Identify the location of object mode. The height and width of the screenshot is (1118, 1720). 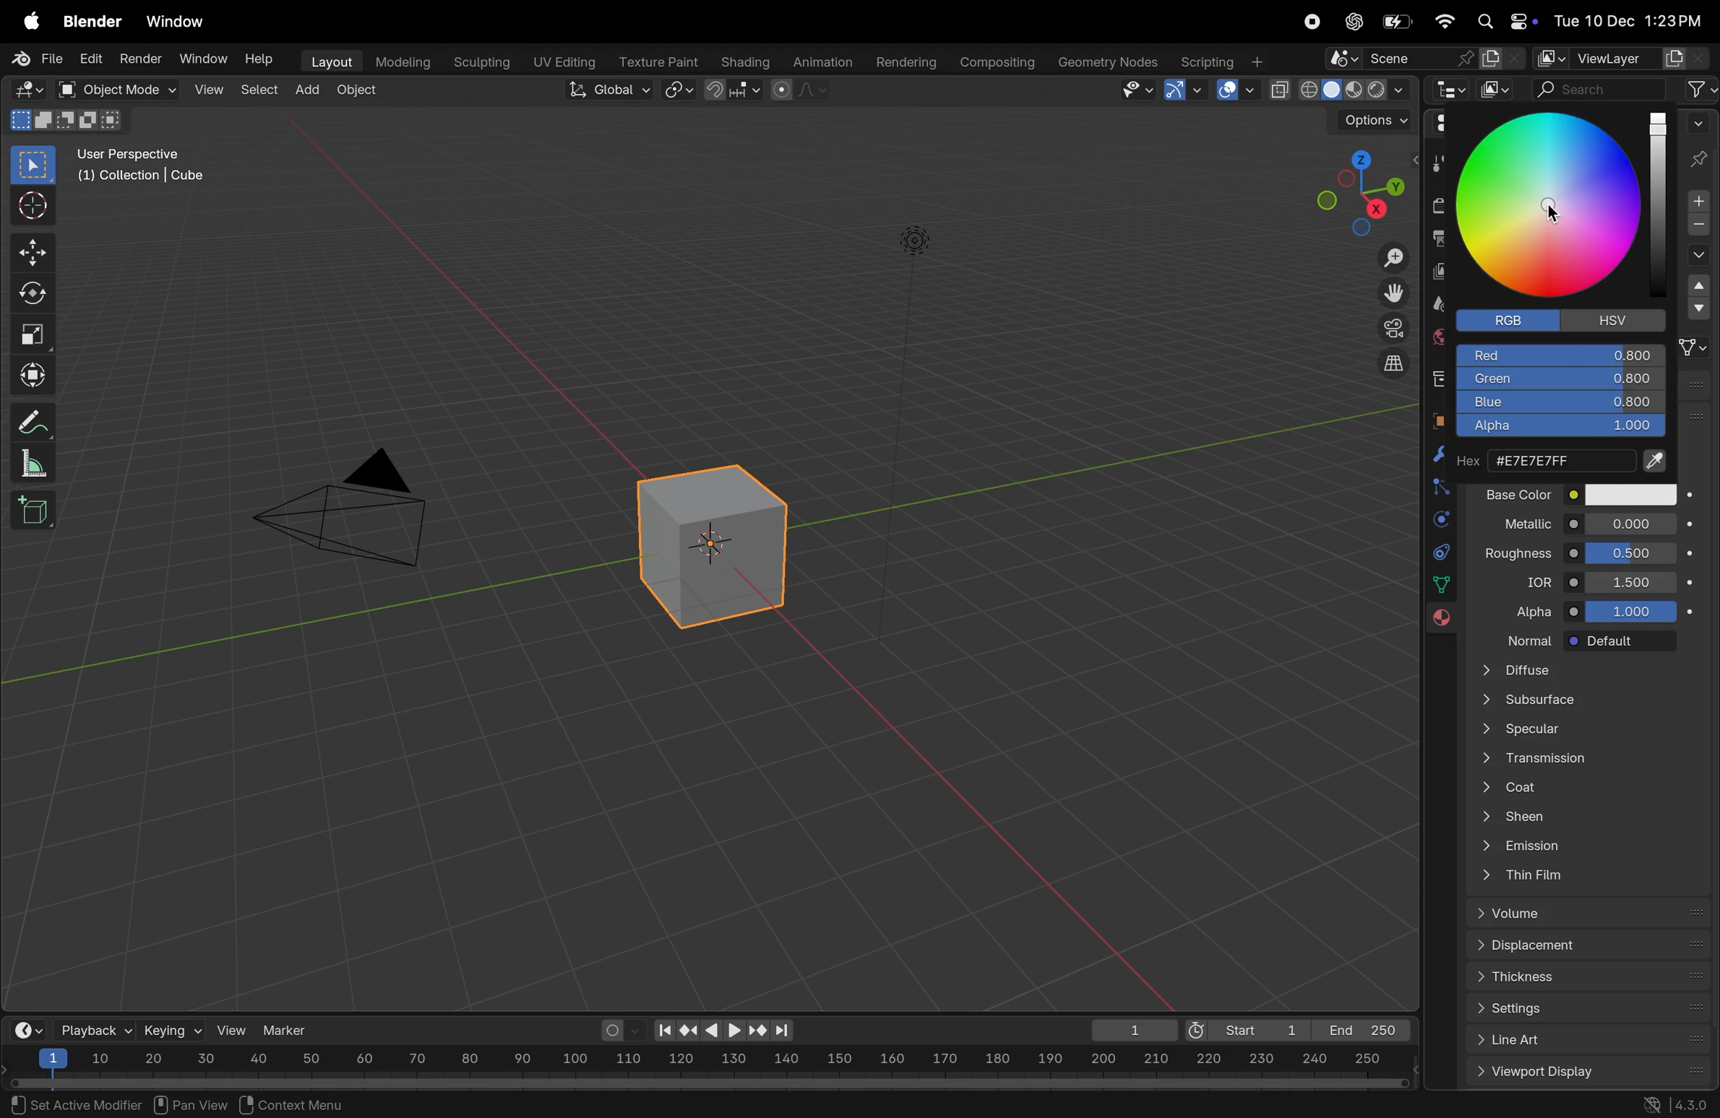
(110, 89).